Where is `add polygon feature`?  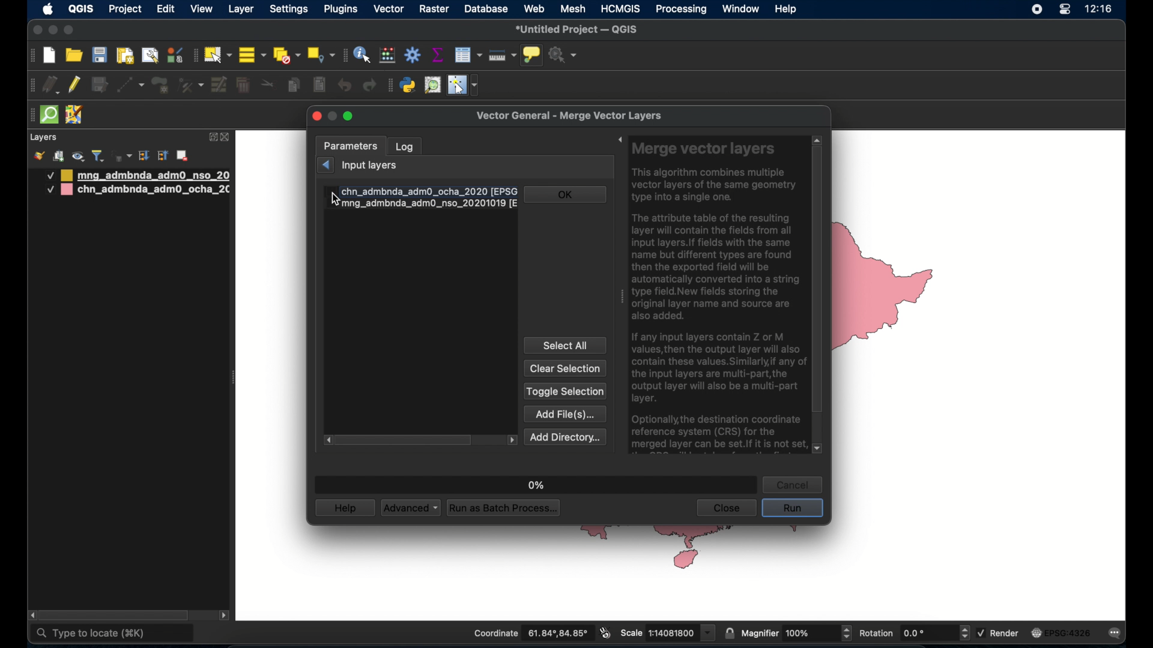 add polygon feature is located at coordinates (160, 85).